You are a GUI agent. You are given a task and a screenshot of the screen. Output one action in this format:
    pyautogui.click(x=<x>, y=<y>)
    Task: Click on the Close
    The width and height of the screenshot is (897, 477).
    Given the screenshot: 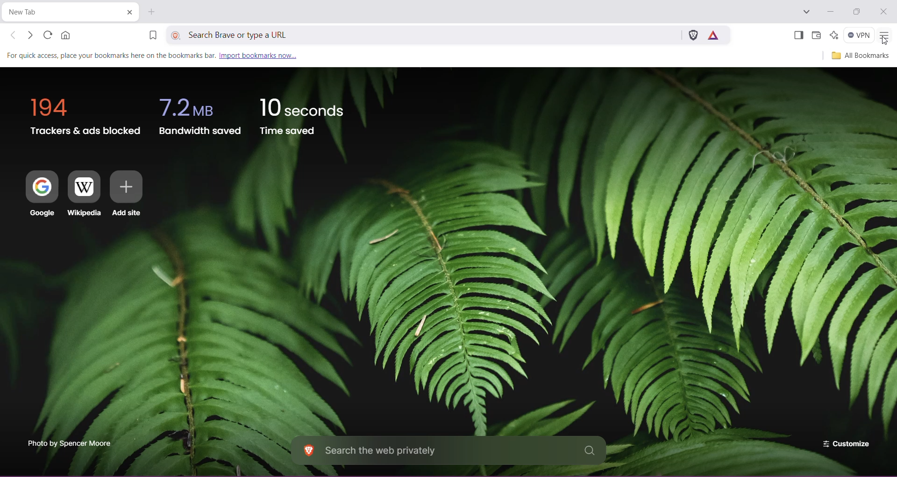 What is the action you would take?
    pyautogui.click(x=883, y=12)
    